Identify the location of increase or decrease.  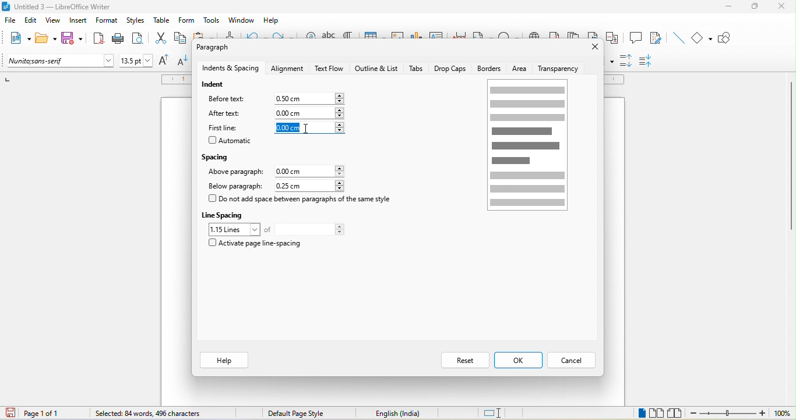
(340, 128).